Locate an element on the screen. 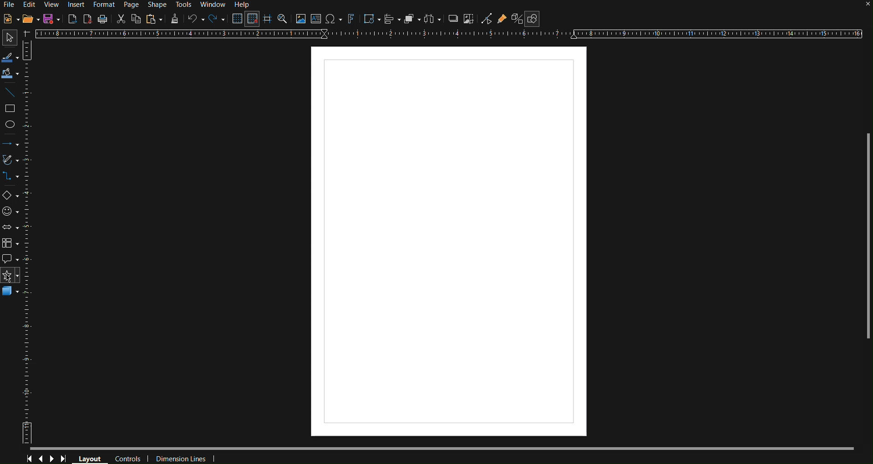 This screenshot has width=873, height=464. Print is located at coordinates (103, 19).